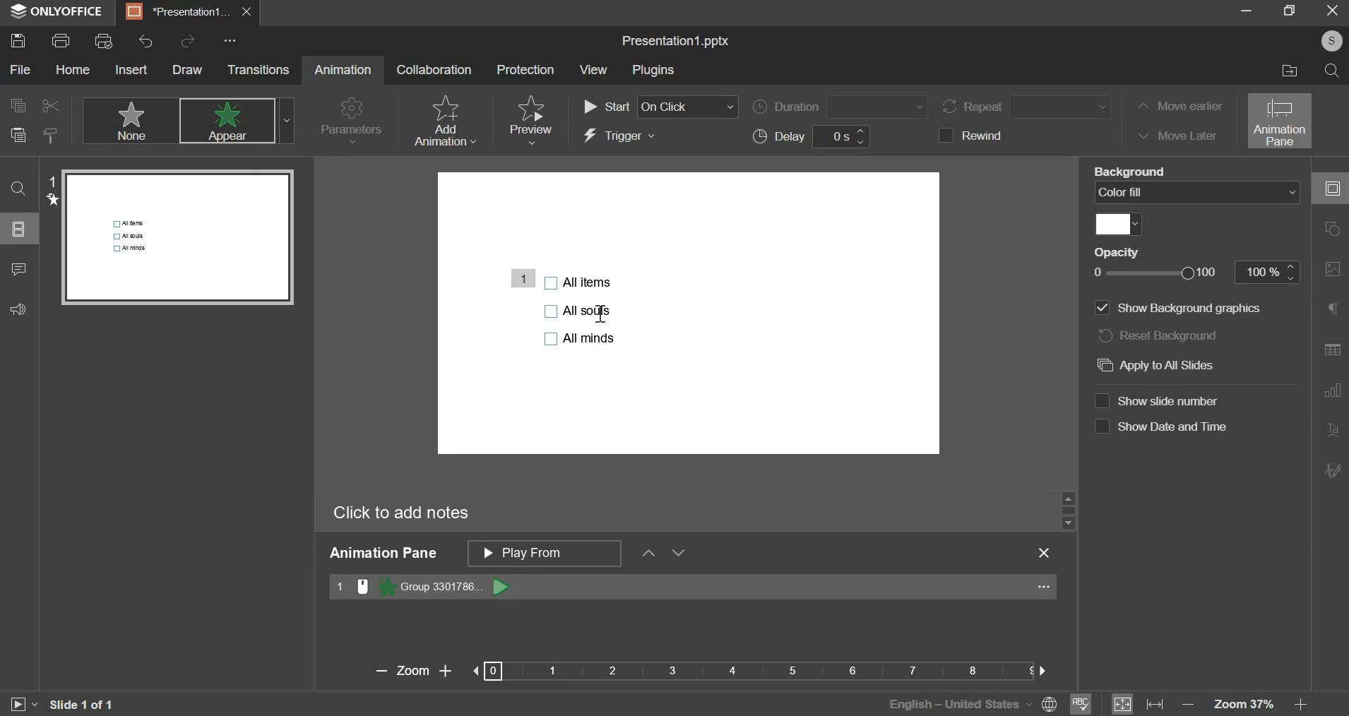  I want to click on fill color, so click(1117, 225).